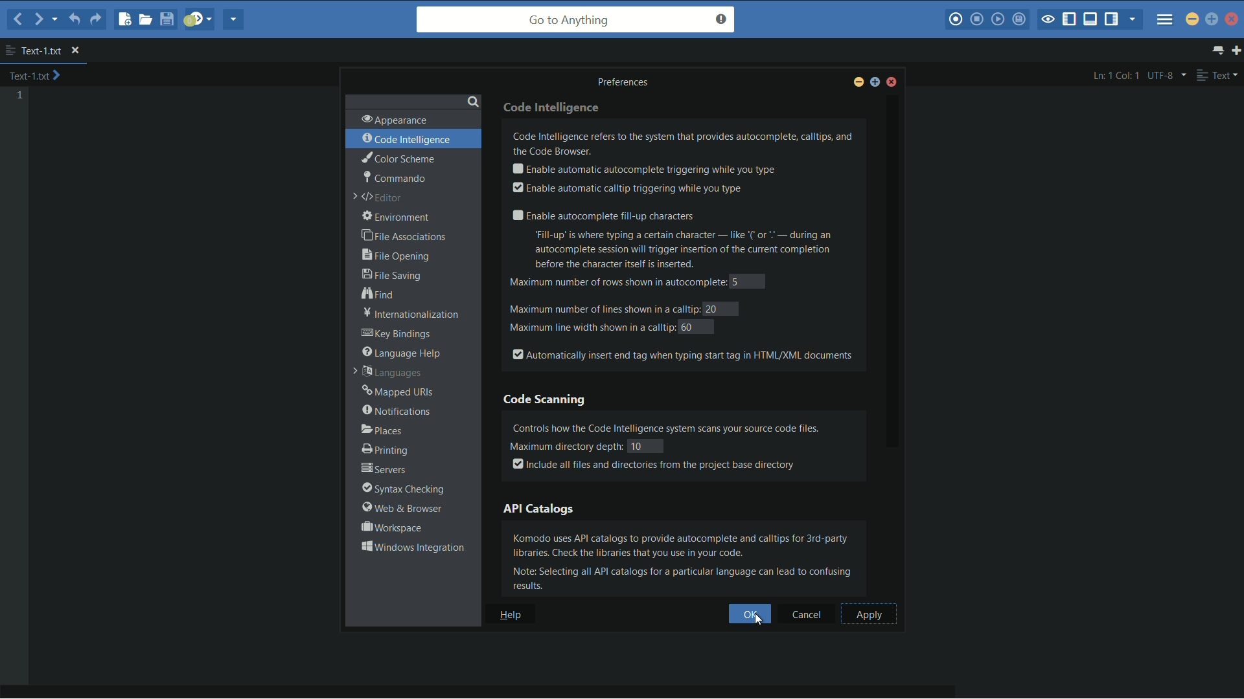  I want to click on open file, so click(147, 19).